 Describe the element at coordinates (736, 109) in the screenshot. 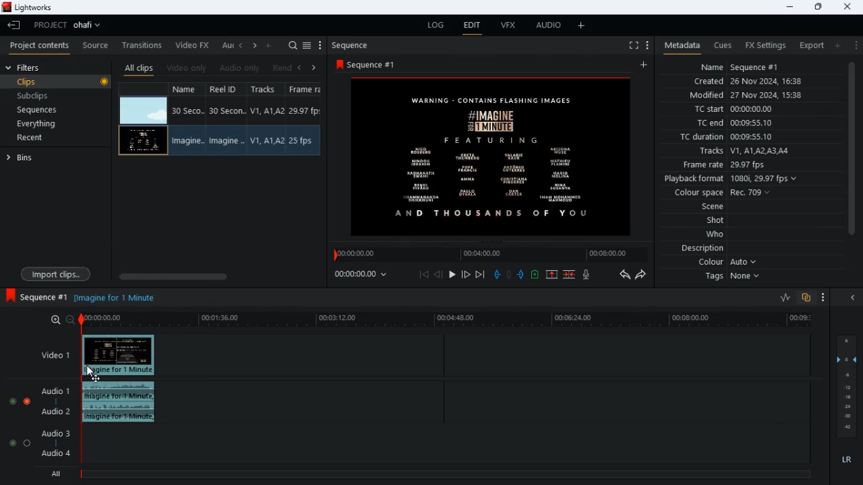

I see `tc start` at that location.